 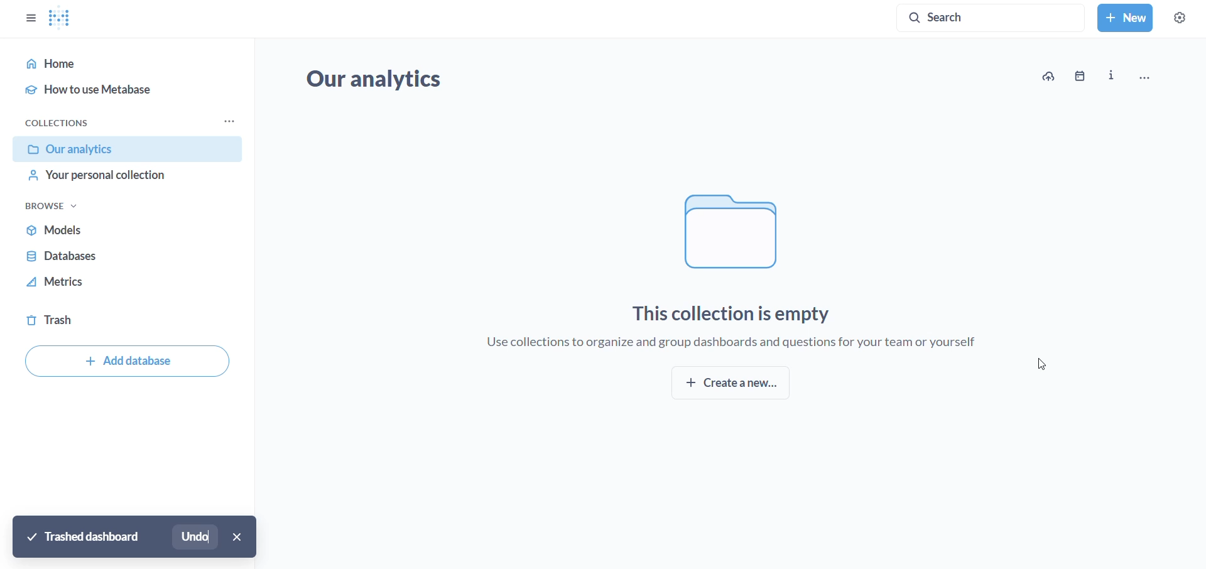 I want to click on undo, so click(x=198, y=537).